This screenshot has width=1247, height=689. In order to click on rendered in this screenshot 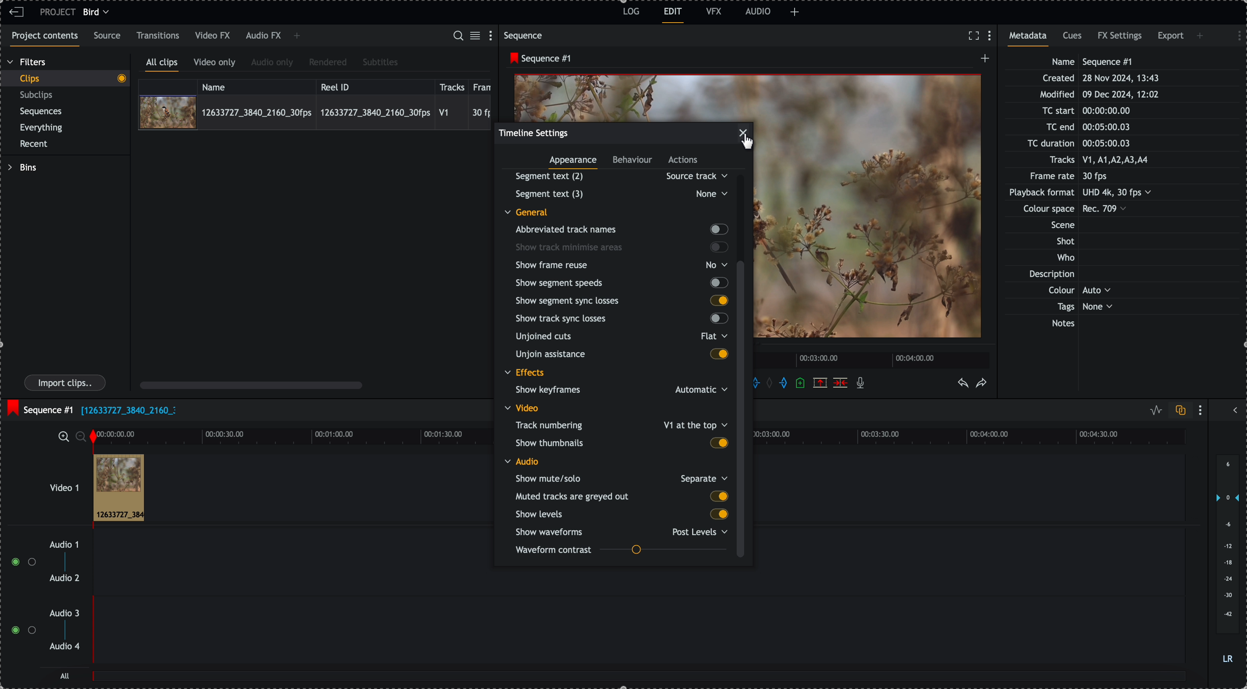, I will do `click(328, 63)`.